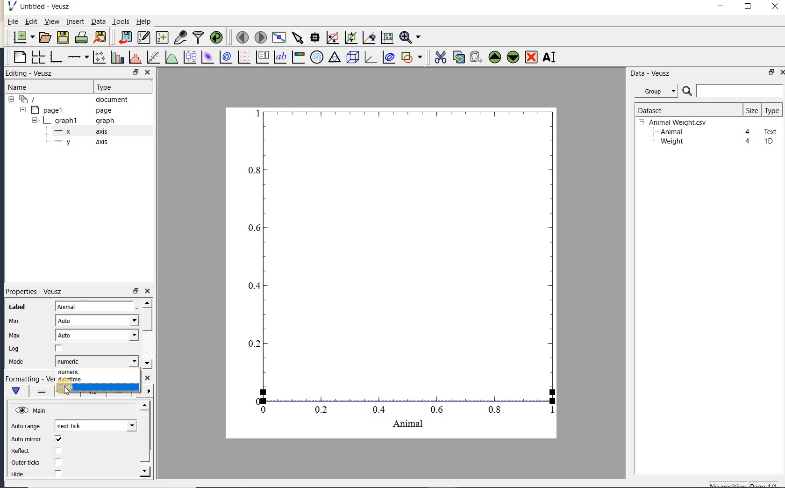  What do you see at coordinates (97, 335) in the screenshot?
I see `Auto` at bounding box center [97, 335].